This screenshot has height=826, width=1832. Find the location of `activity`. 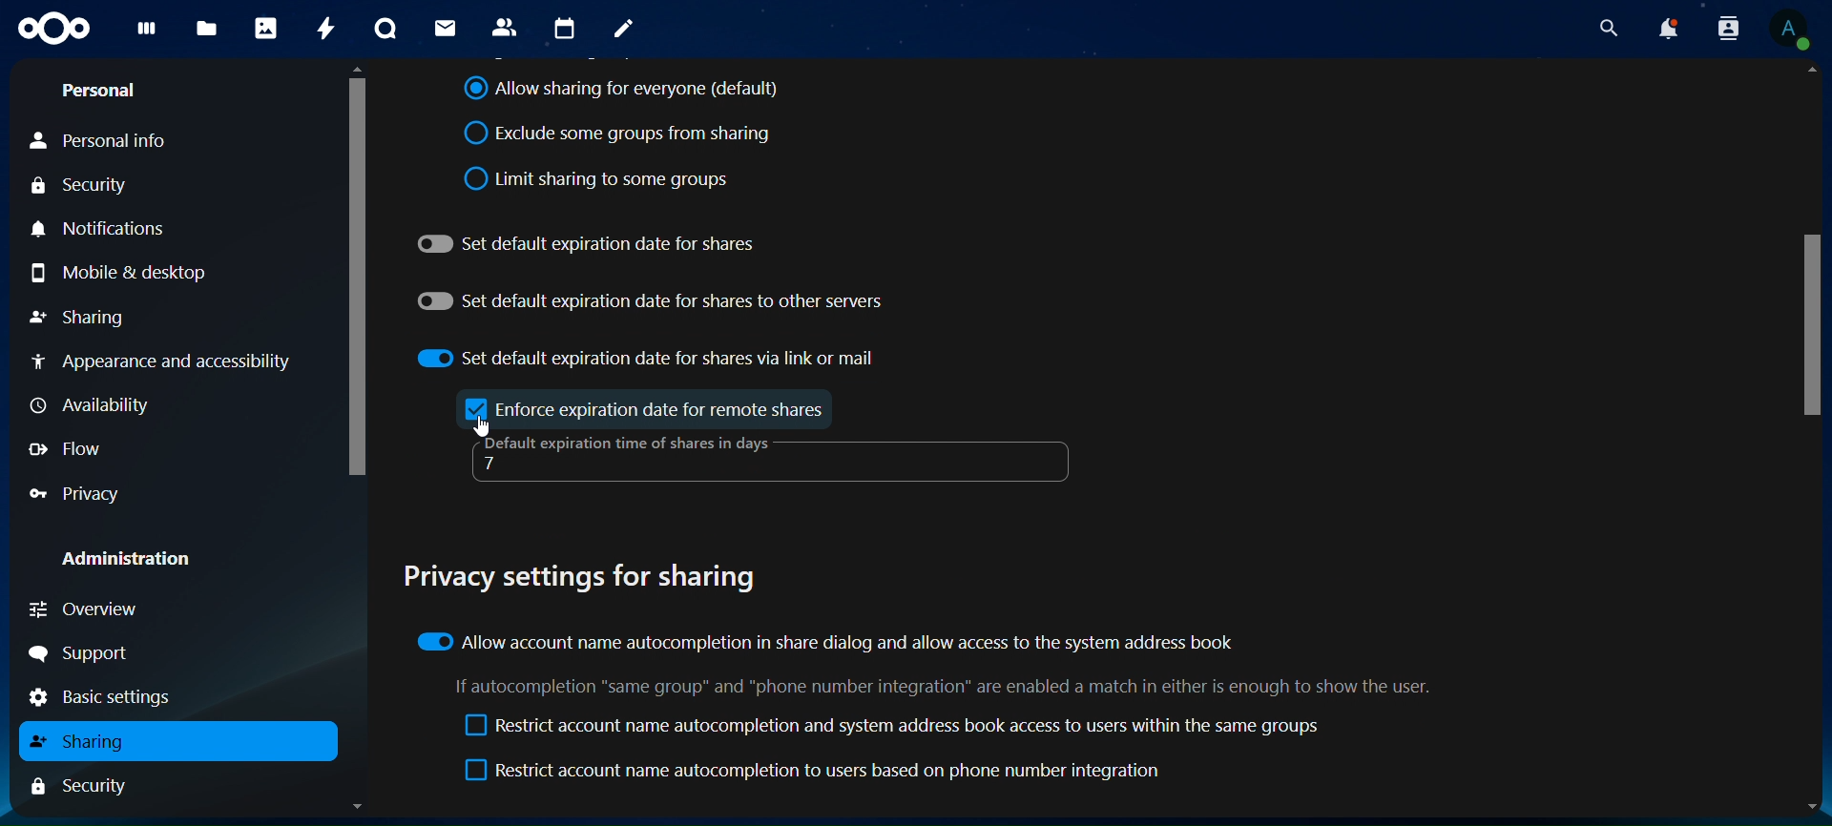

activity is located at coordinates (321, 27).